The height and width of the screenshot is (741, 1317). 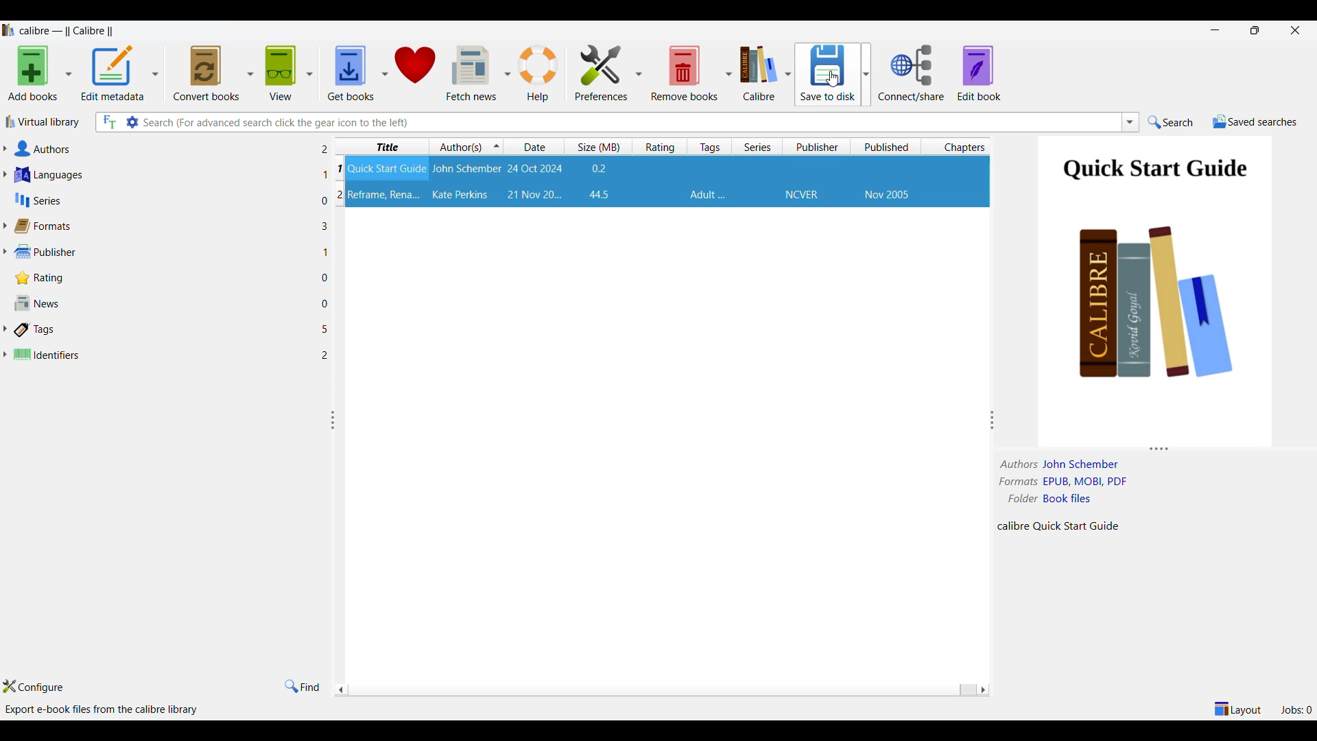 I want to click on Virtual library , so click(x=43, y=121).